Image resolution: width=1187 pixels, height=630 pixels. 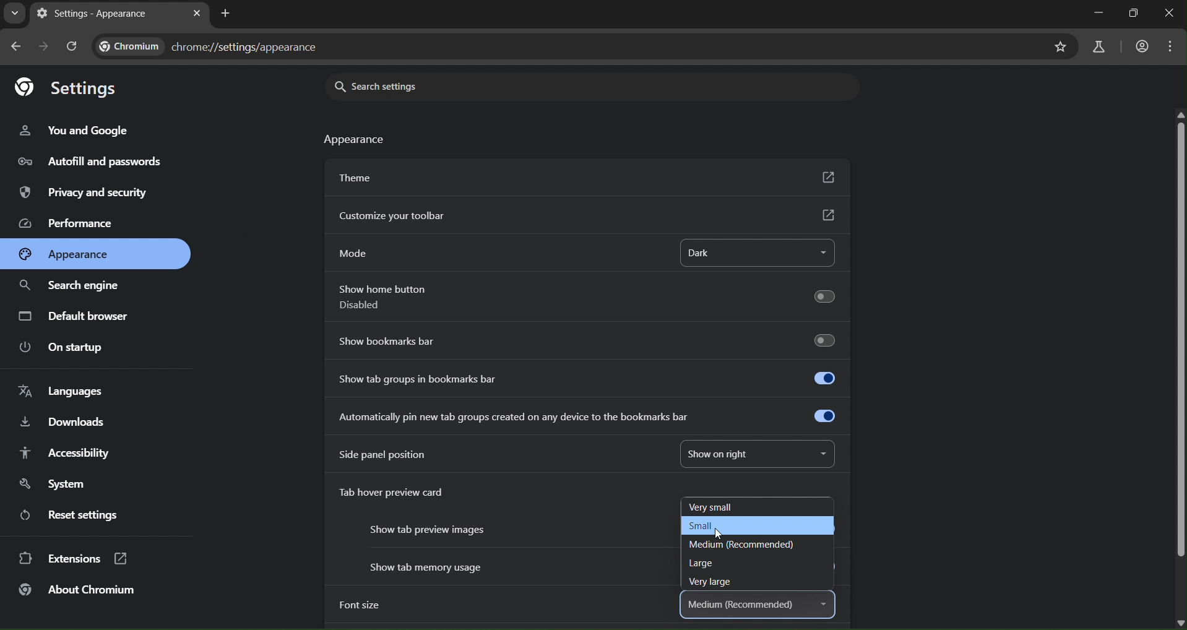 What do you see at coordinates (76, 254) in the screenshot?
I see `appearance` at bounding box center [76, 254].